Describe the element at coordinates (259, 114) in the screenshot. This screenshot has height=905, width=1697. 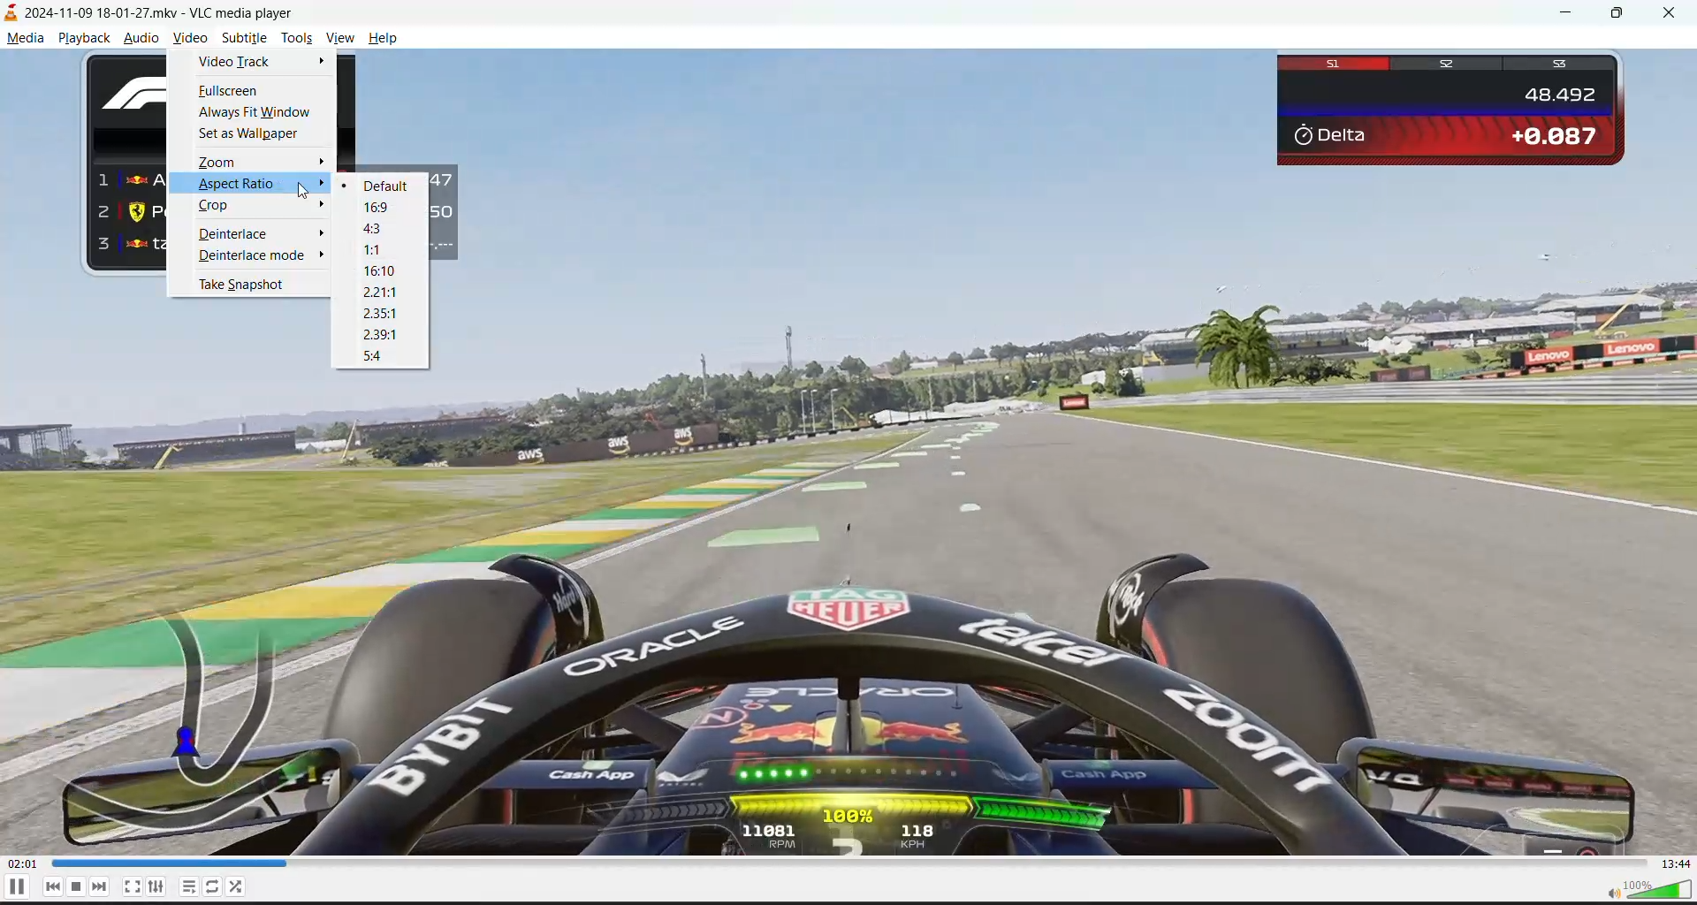
I see `always fit window` at that location.